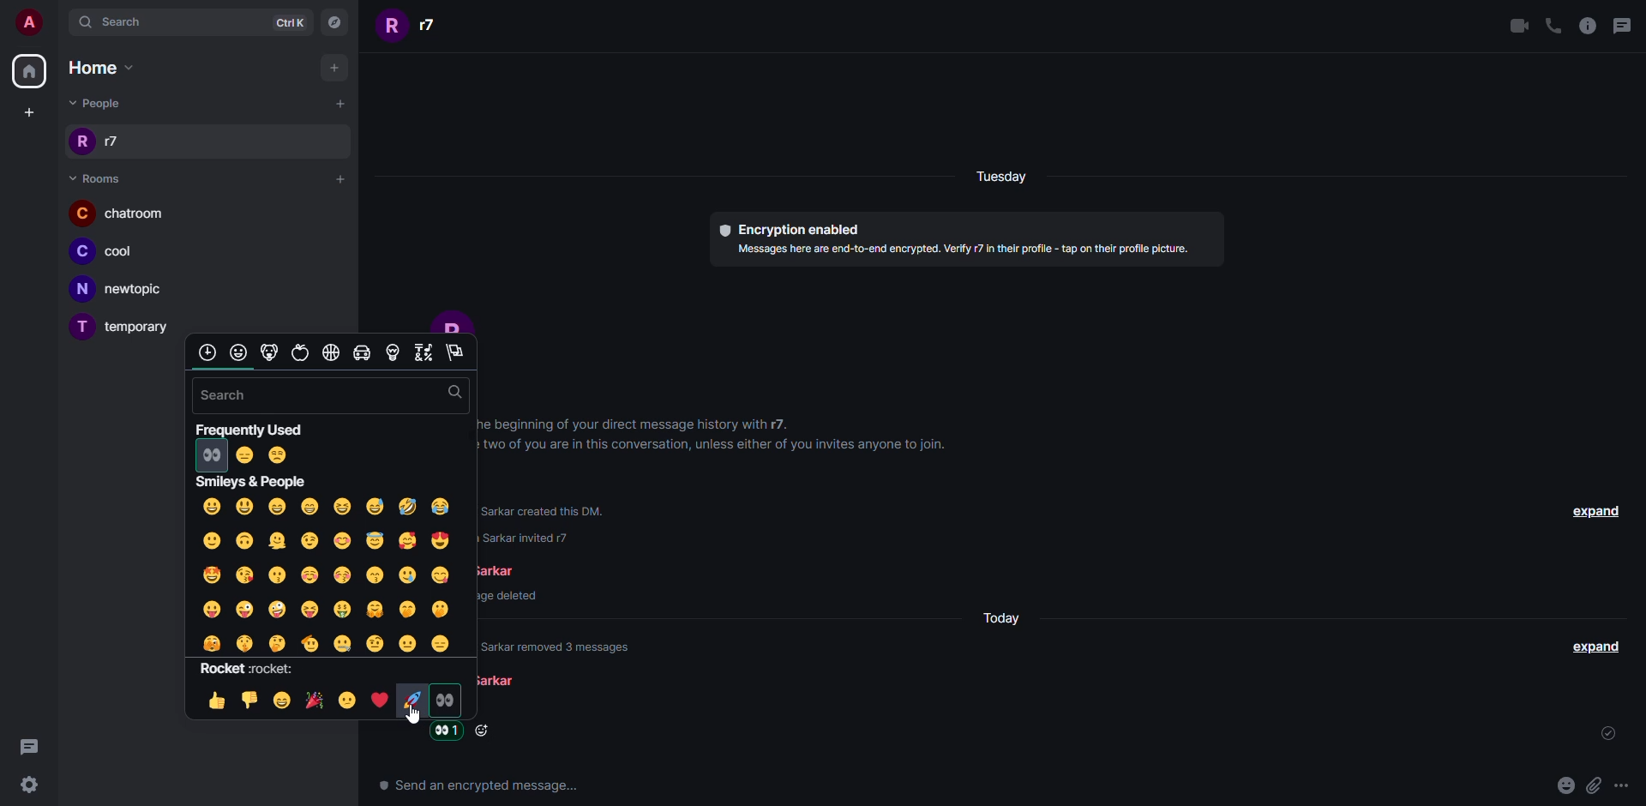  Describe the element at coordinates (457, 391) in the screenshot. I see `search` at that location.